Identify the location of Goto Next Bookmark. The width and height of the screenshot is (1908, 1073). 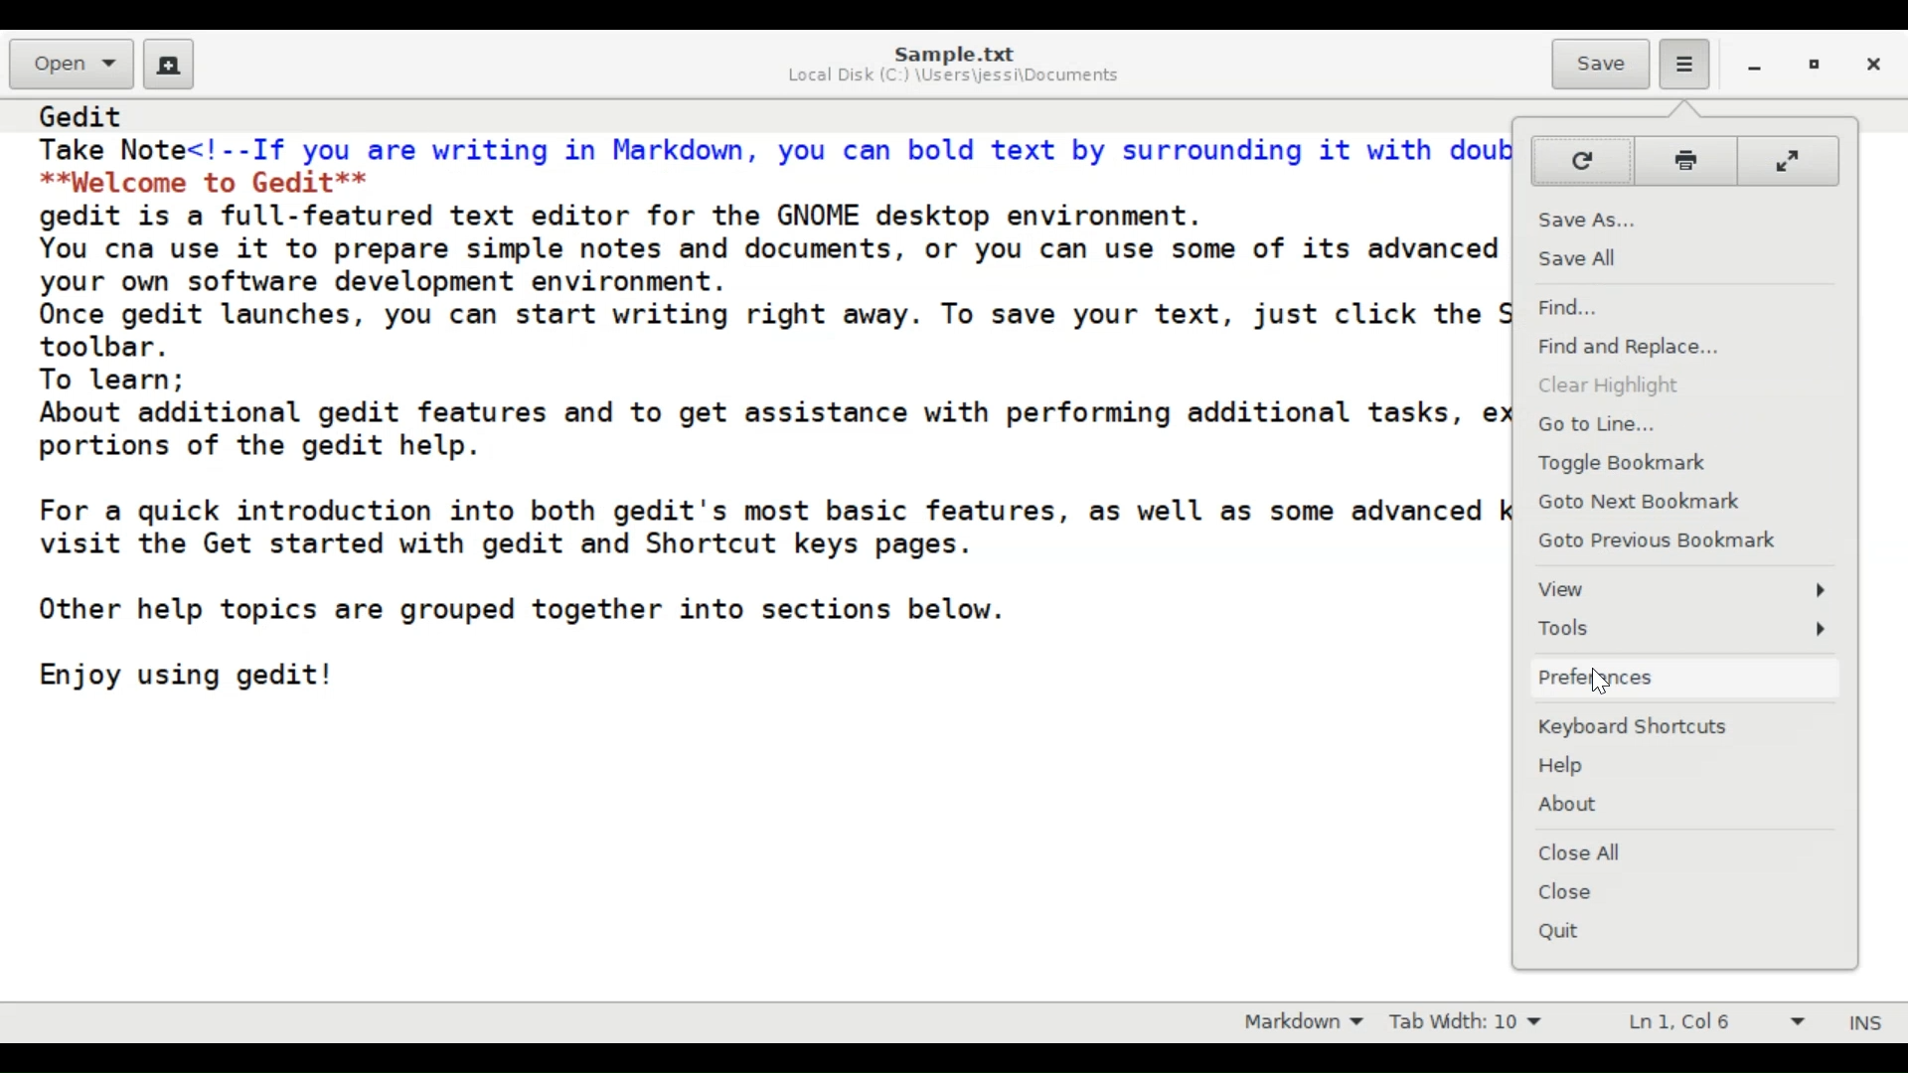
(1690, 501).